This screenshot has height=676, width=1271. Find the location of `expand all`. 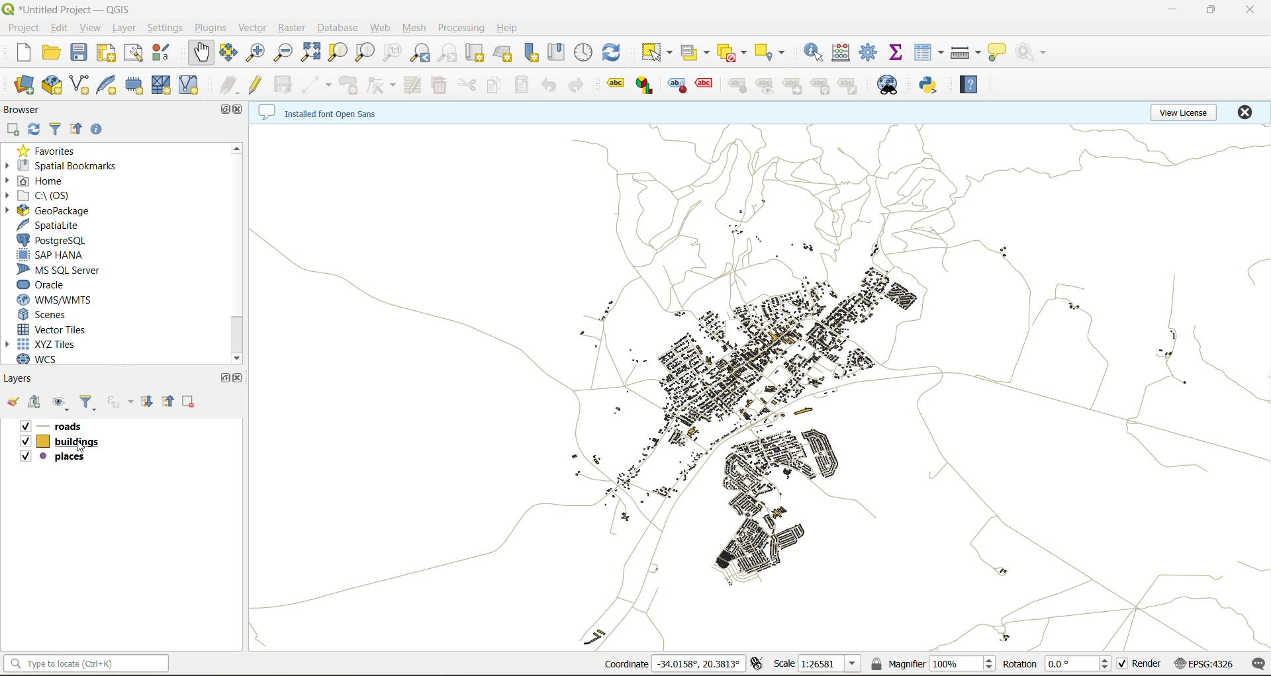

expand all is located at coordinates (150, 402).